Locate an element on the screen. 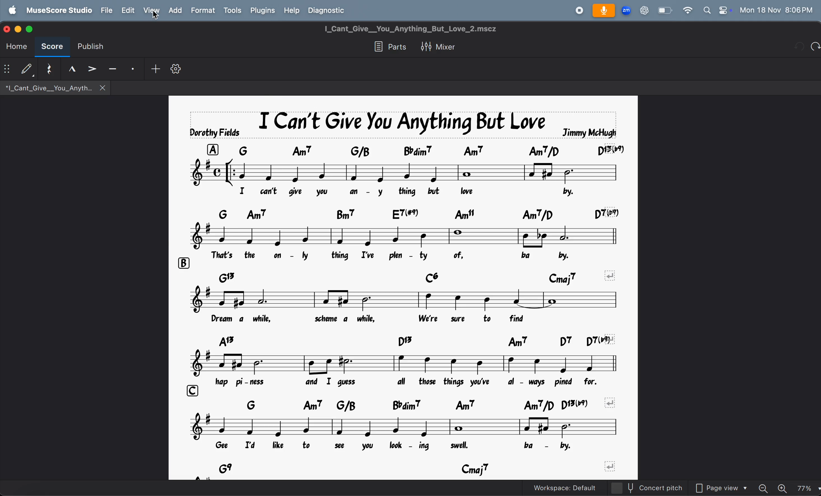 The width and height of the screenshot is (821, 496). battery is located at coordinates (664, 10).